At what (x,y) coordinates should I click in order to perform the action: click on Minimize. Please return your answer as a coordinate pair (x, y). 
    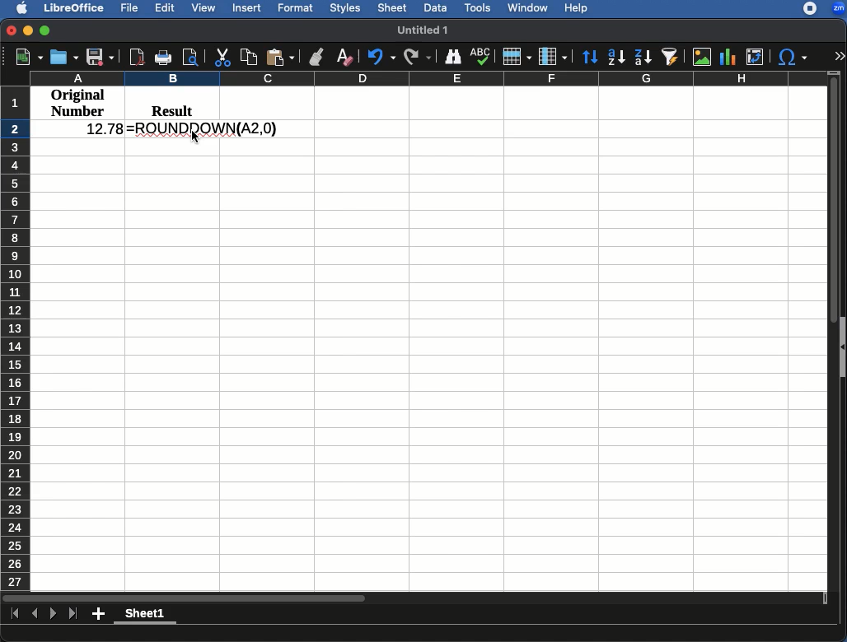
    Looking at the image, I should click on (29, 32).